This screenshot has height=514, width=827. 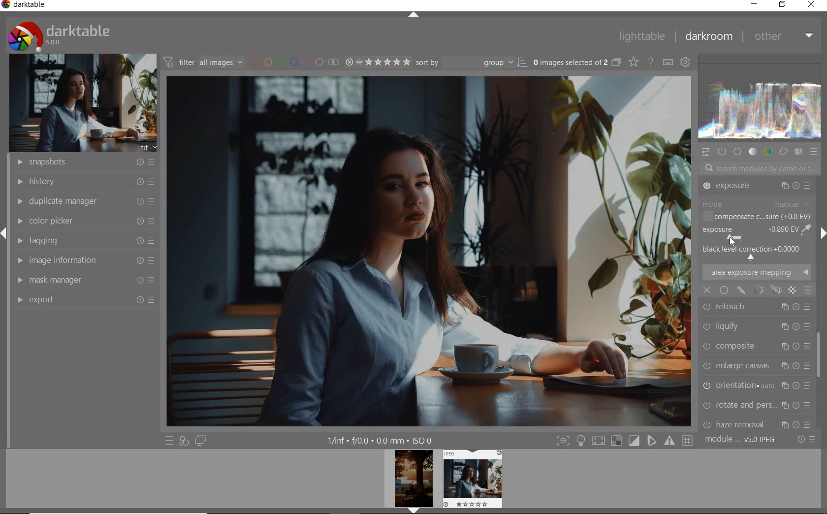 What do you see at coordinates (722, 152) in the screenshot?
I see `SHOW ONLY ACTIVE MODULES` at bounding box center [722, 152].